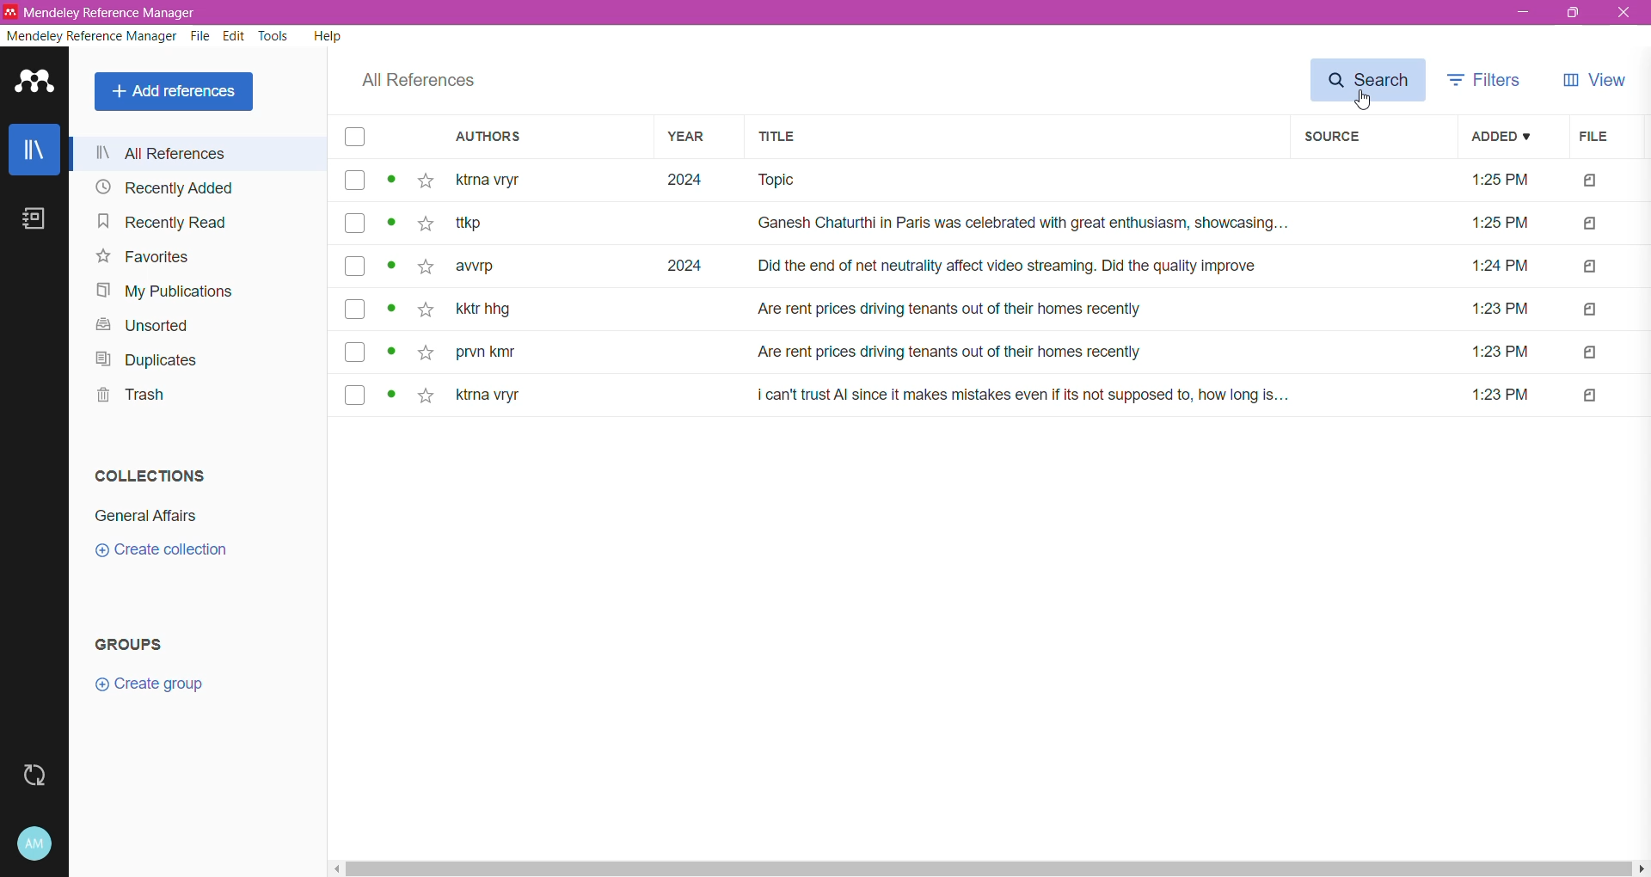  What do you see at coordinates (693, 138) in the screenshot?
I see `Year` at bounding box center [693, 138].